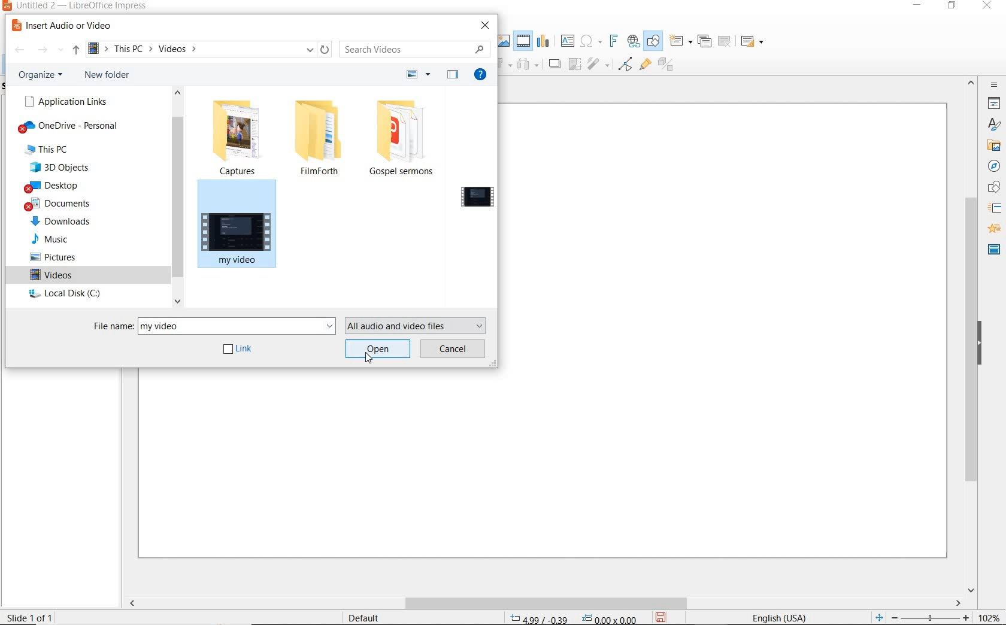 The height and width of the screenshot is (625, 1006). I want to click on SAVE, so click(664, 616).